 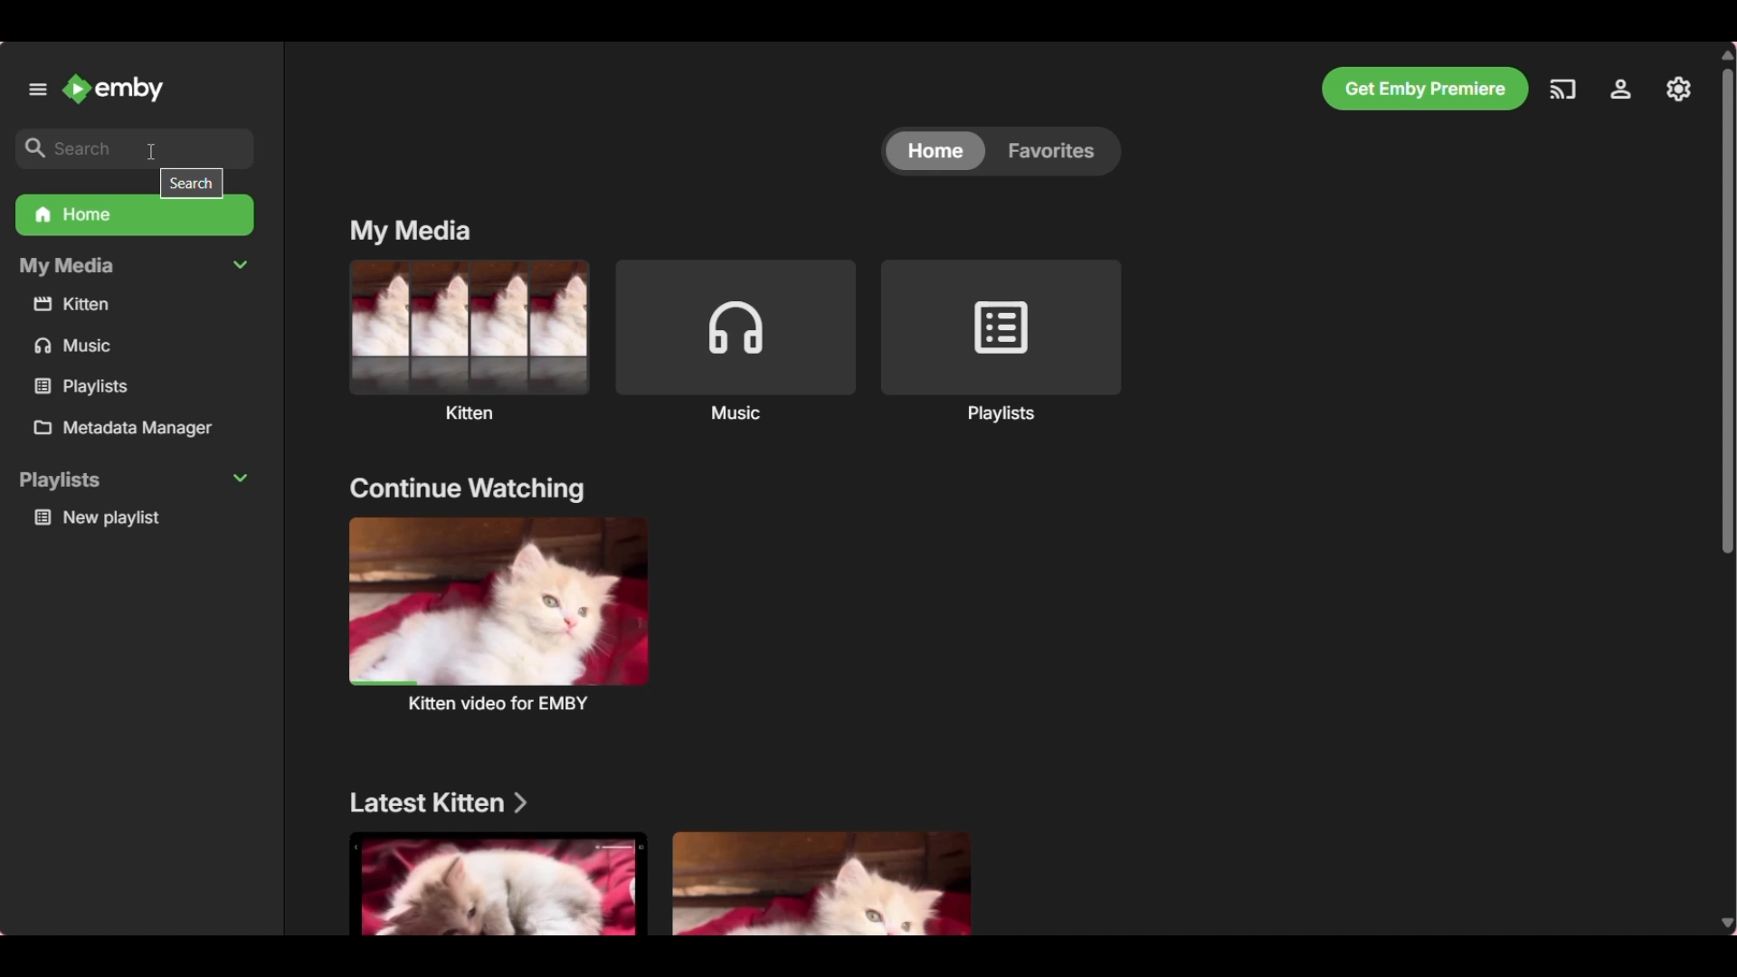 I want to click on search, so click(x=194, y=186).